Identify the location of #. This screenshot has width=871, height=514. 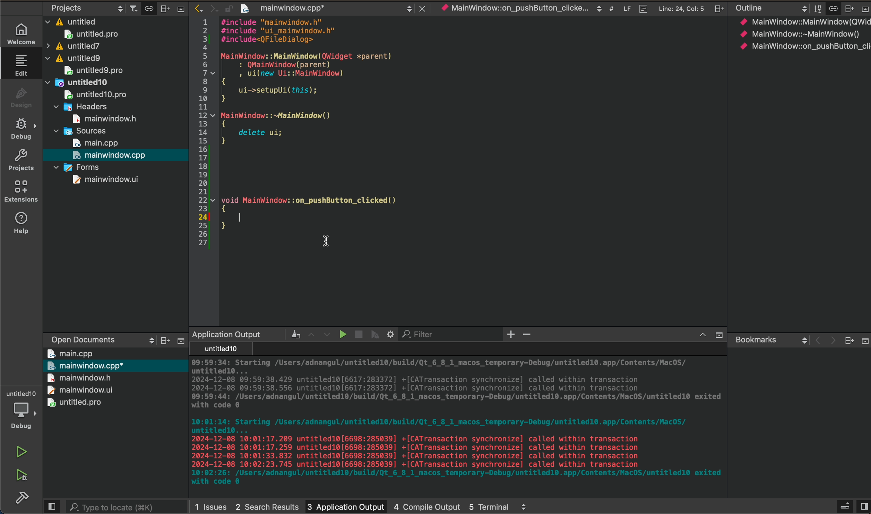
(611, 9).